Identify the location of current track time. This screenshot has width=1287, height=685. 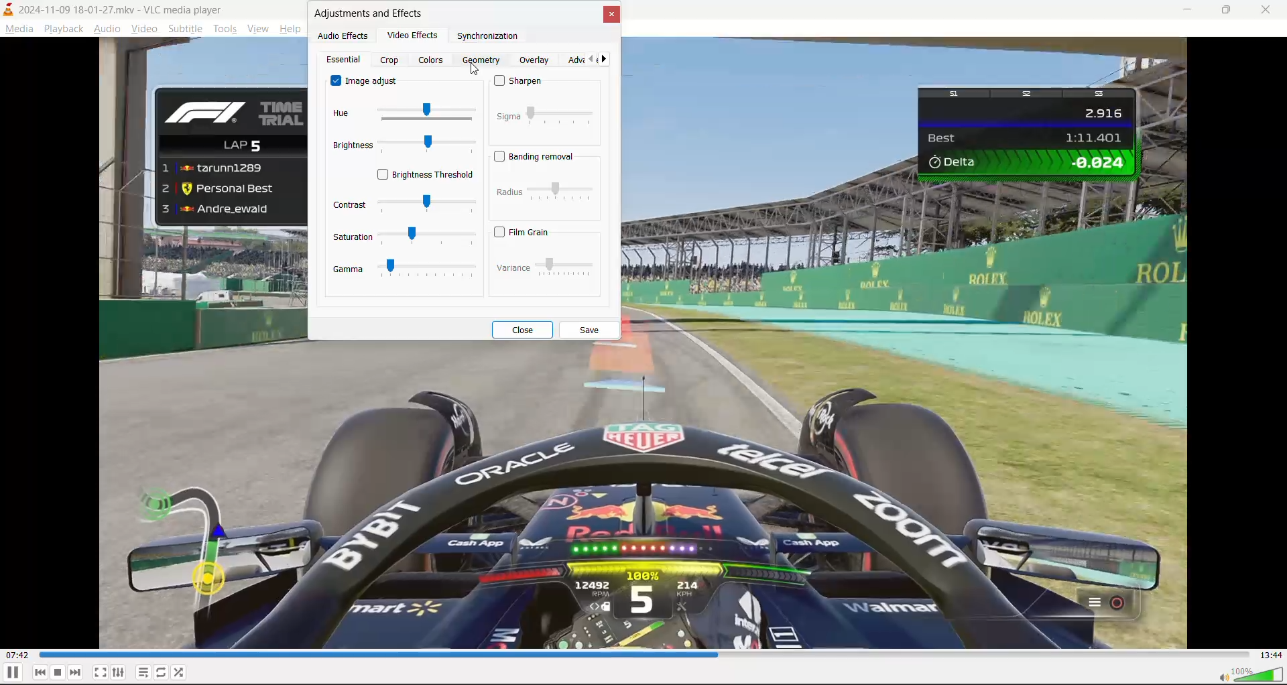
(19, 656).